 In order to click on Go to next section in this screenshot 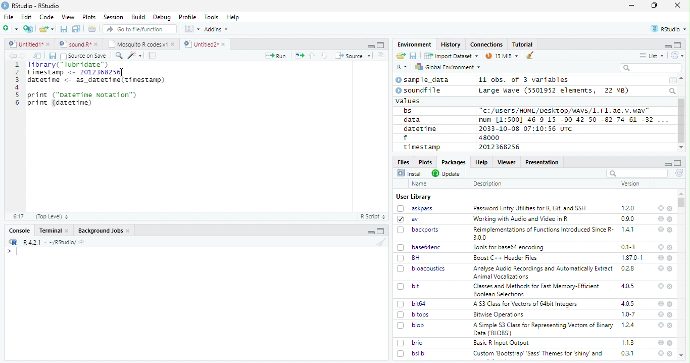, I will do `click(325, 56)`.